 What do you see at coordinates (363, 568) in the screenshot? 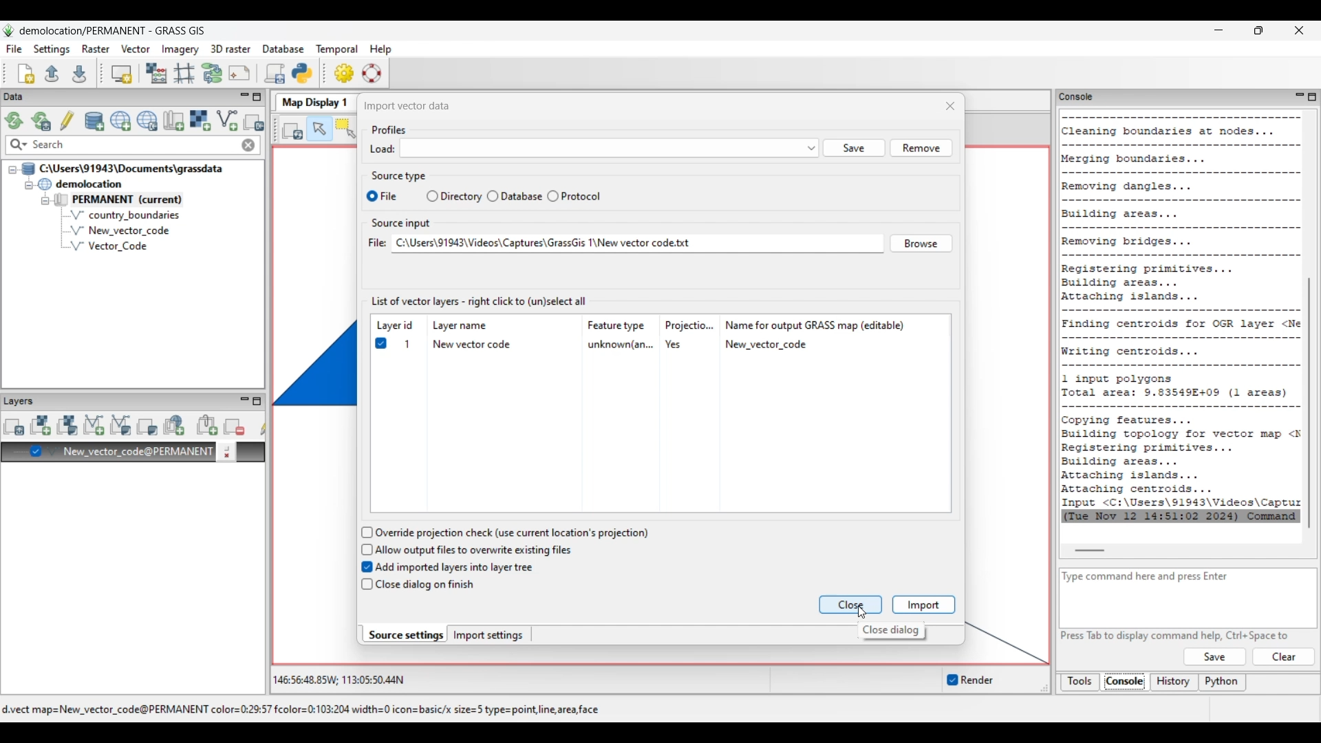
I see `checkbox` at bounding box center [363, 568].